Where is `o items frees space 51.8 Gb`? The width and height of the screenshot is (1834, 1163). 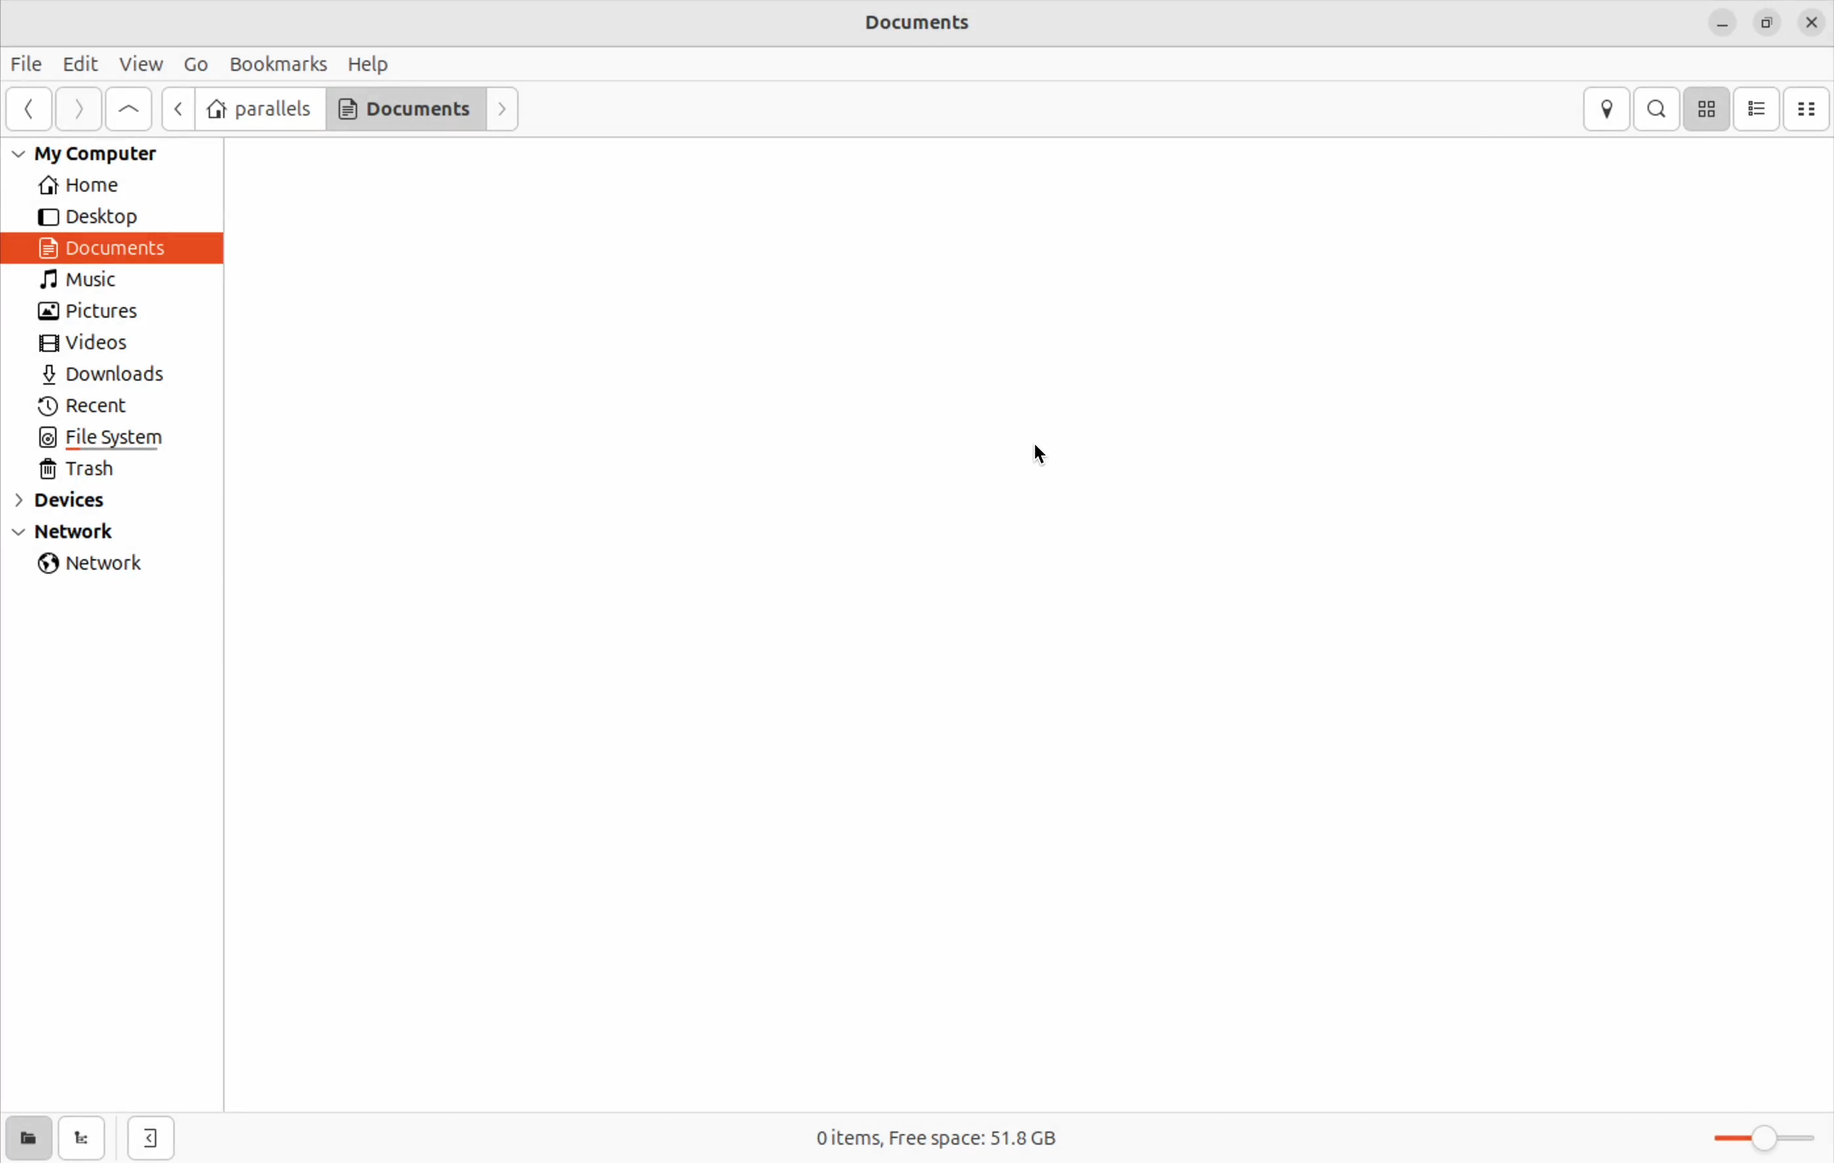 o items frees space 51.8 Gb is located at coordinates (938, 1133).